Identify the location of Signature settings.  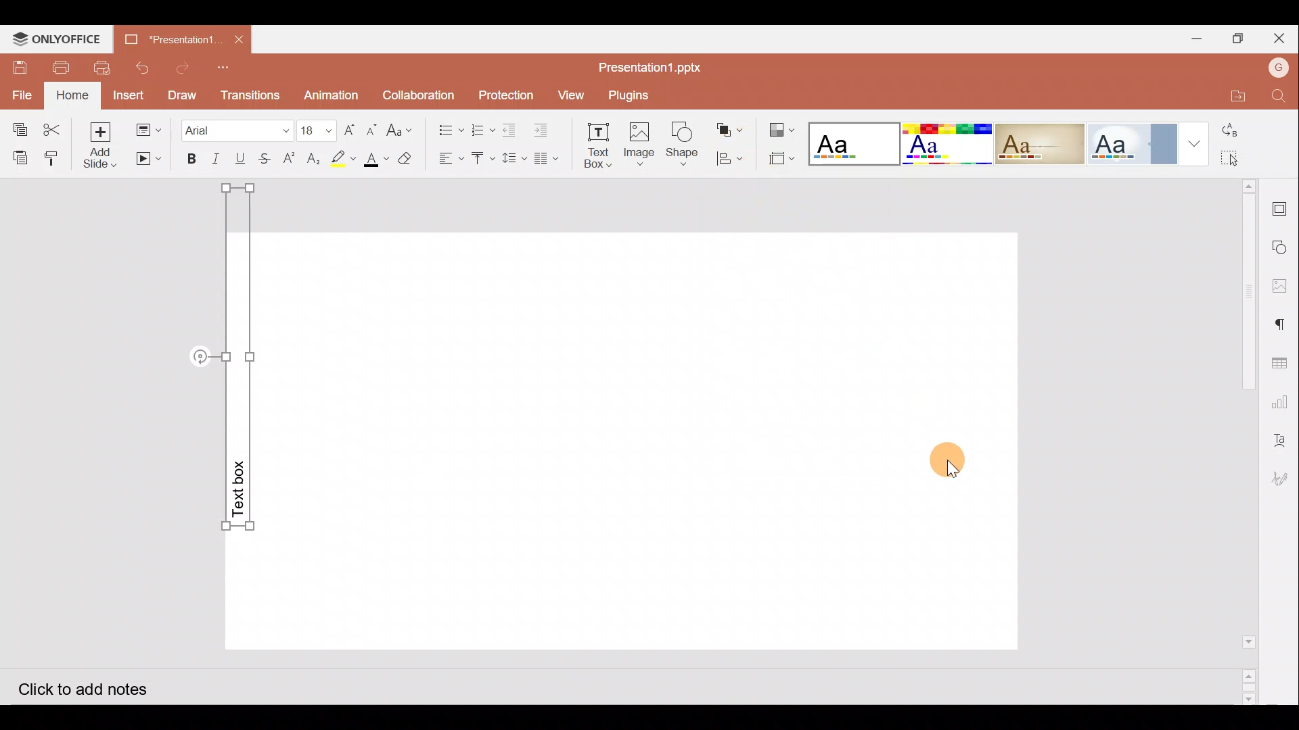
(1281, 481).